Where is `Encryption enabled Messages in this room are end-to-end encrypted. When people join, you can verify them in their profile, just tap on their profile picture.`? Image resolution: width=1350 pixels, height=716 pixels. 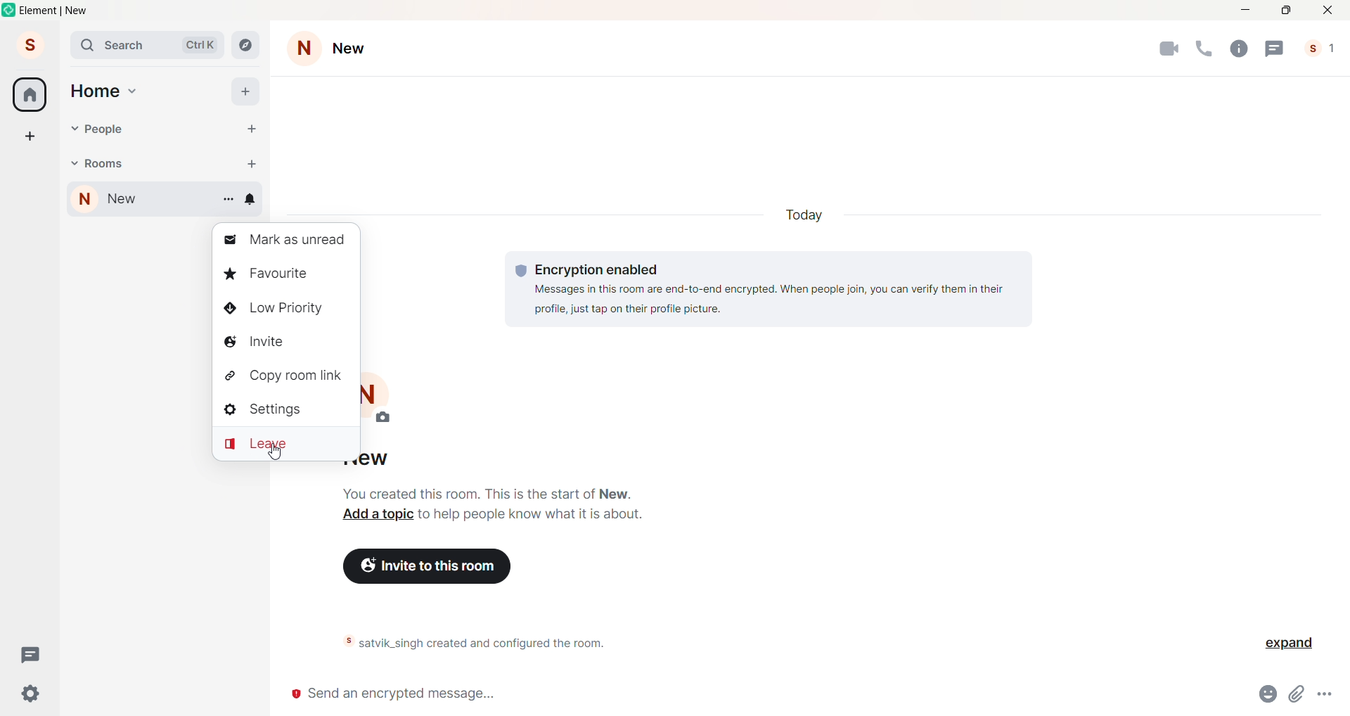
Encryption enabled Messages in this room are end-to-end encrypted. When people join, you can verify them in their profile, just tap on their profile picture. is located at coordinates (764, 287).